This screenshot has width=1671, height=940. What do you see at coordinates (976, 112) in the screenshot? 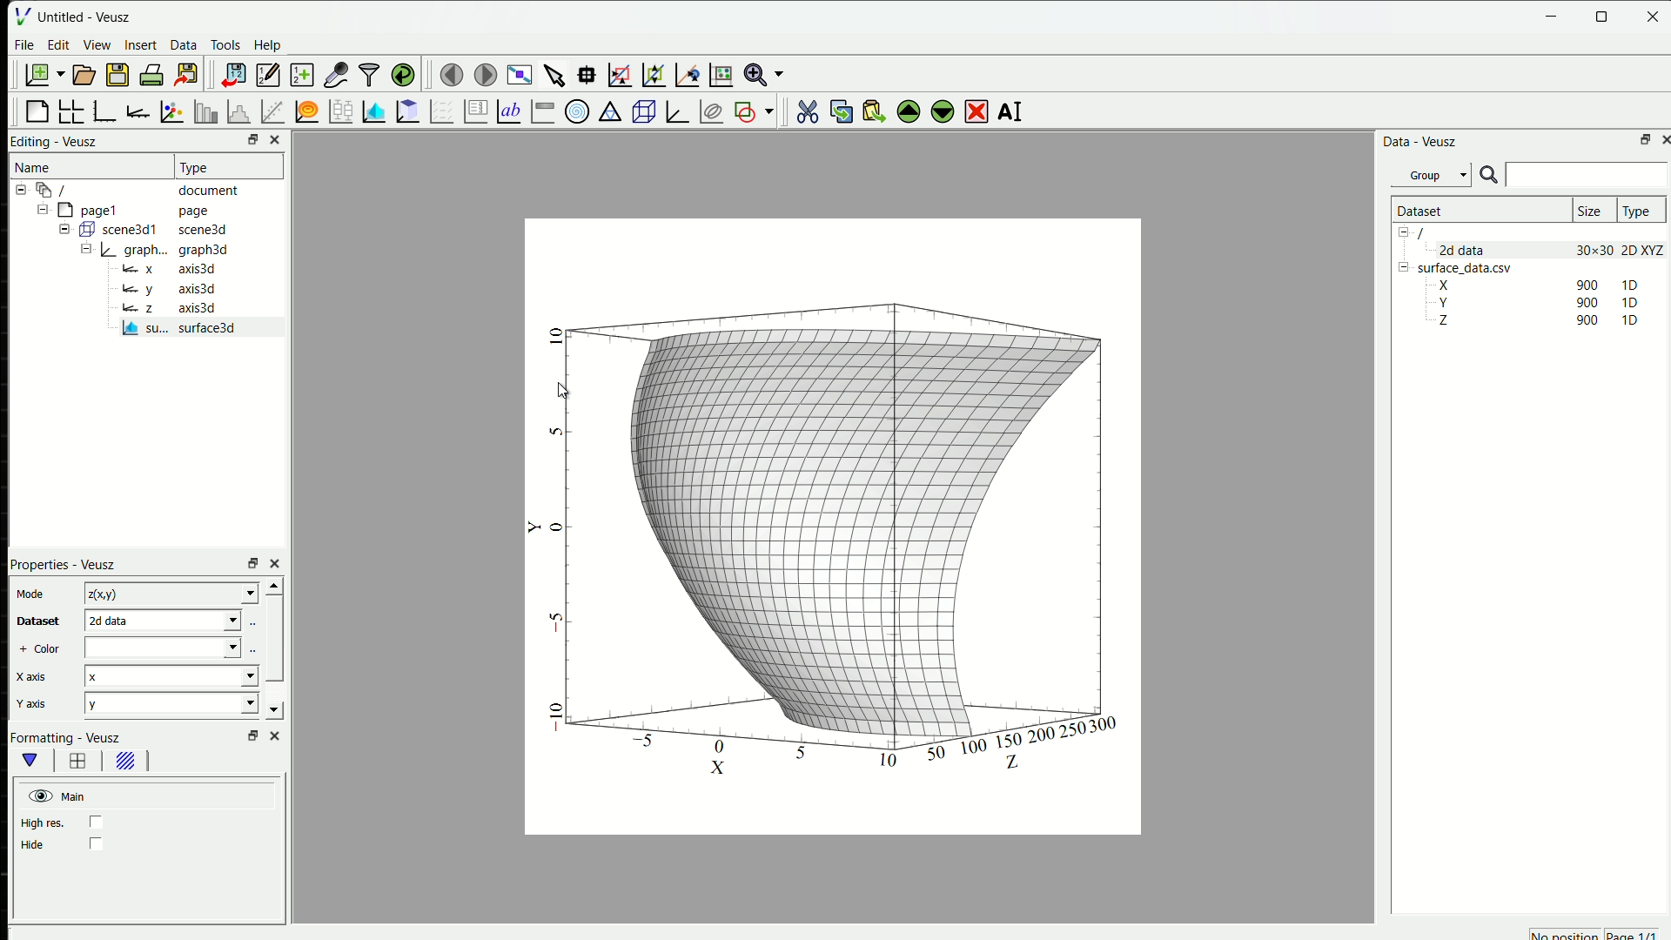
I see `delete` at bounding box center [976, 112].